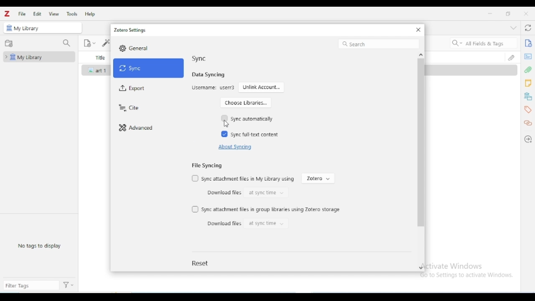  What do you see at coordinates (234, 147) in the screenshot?
I see `about syncing` at bounding box center [234, 147].